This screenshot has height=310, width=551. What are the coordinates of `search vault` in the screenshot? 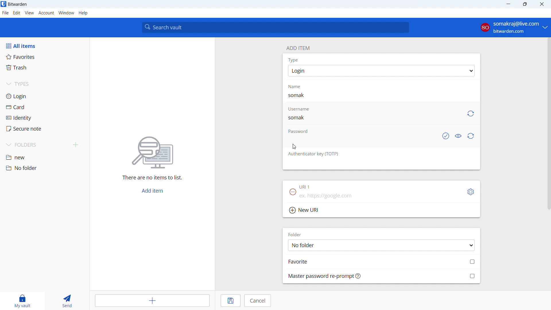 It's located at (275, 27).